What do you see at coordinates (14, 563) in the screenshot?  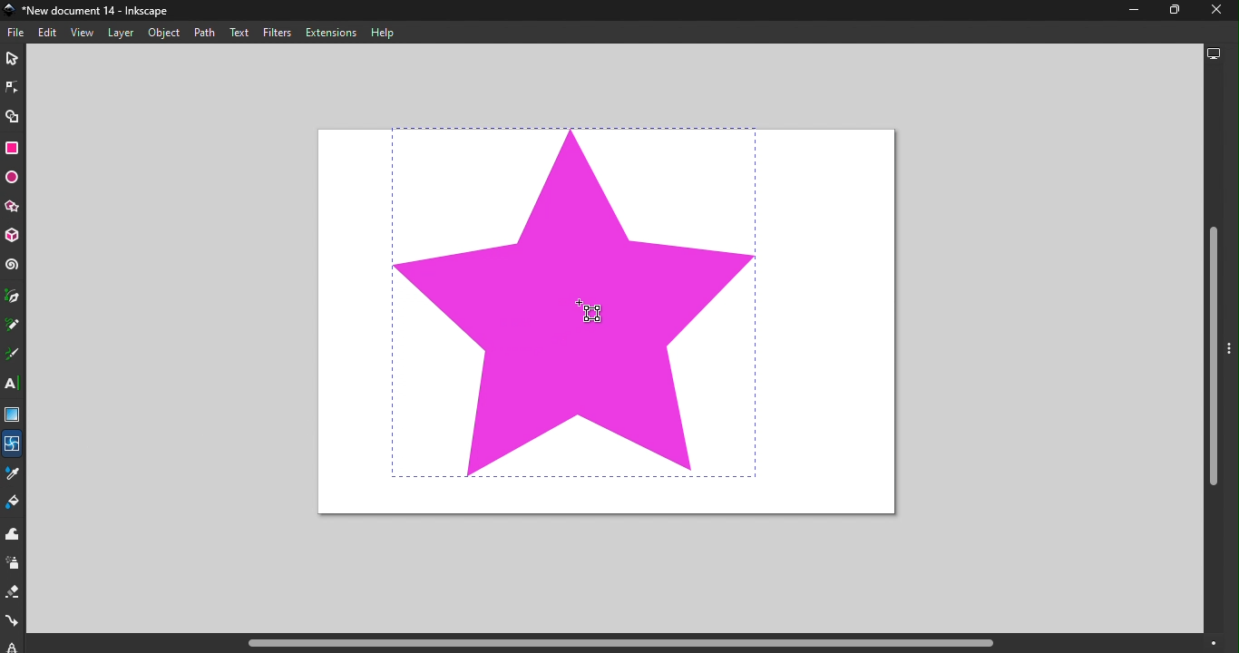 I see `Spray tool` at bounding box center [14, 563].